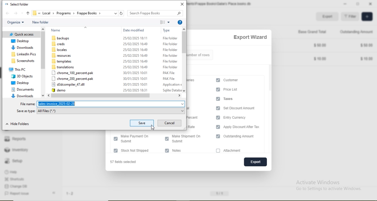  What do you see at coordinates (73, 78) in the screenshot?
I see `chrome 200 percent.pak` at bounding box center [73, 78].